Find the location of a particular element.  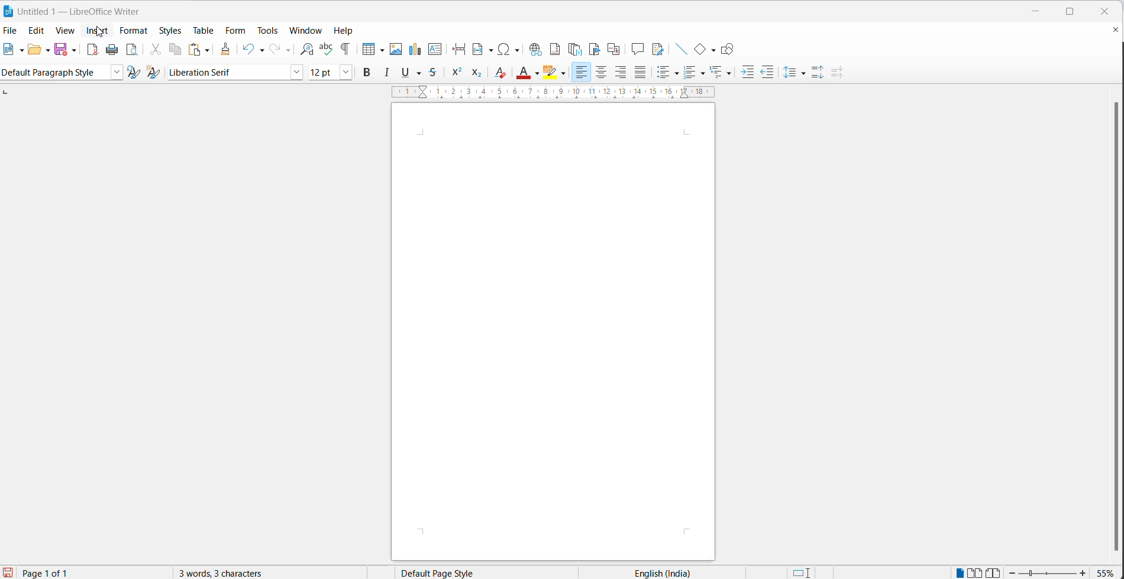

table is located at coordinates (204, 30).